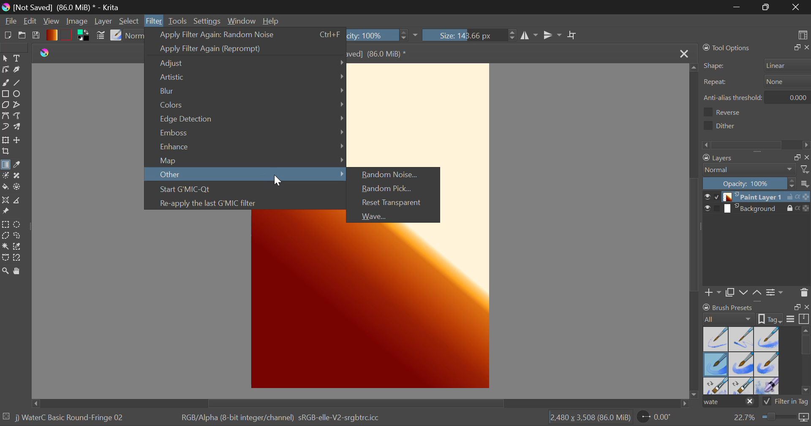  Describe the element at coordinates (5, 140) in the screenshot. I see `Transform Layers` at that location.